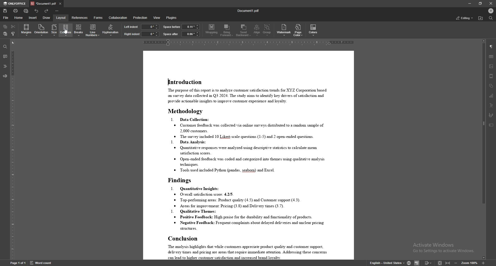 The width and height of the screenshot is (496, 266). I want to click on space after input, so click(191, 34).